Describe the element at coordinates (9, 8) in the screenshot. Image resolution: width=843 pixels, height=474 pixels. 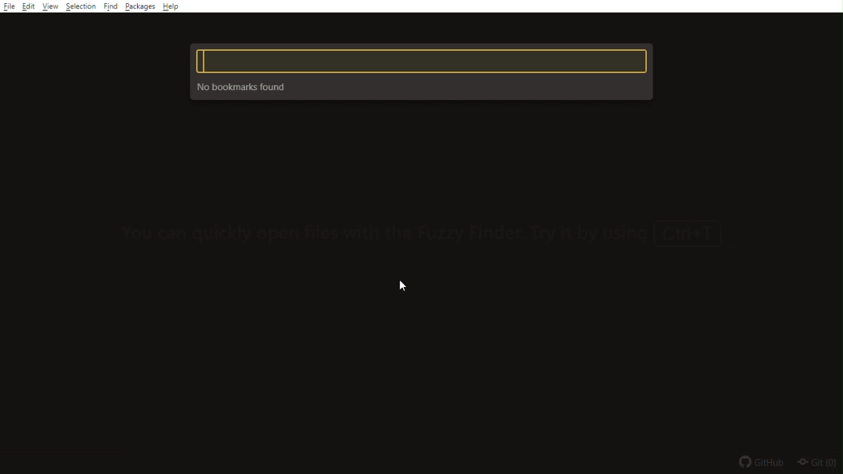
I see `file` at that location.